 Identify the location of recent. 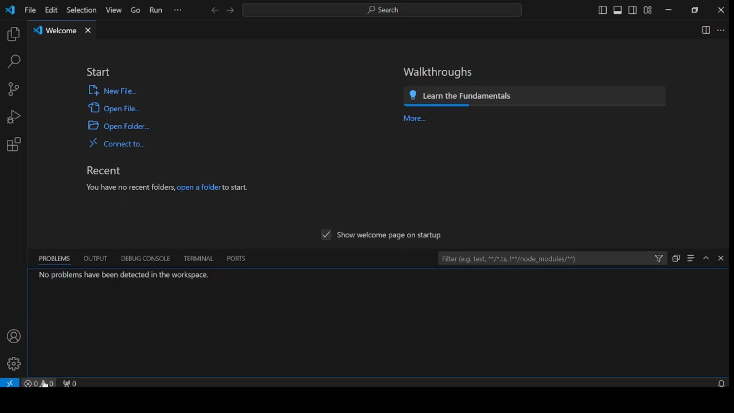
(104, 169).